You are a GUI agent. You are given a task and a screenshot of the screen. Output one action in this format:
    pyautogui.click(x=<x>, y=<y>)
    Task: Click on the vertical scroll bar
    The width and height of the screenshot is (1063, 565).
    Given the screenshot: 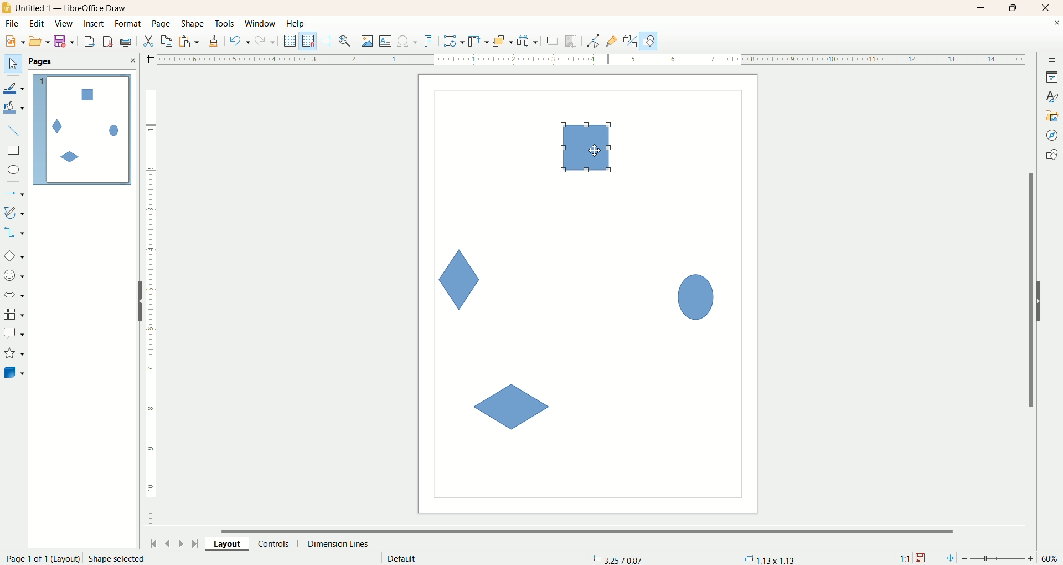 What is the action you would take?
    pyautogui.click(x=1029, y=290)
    